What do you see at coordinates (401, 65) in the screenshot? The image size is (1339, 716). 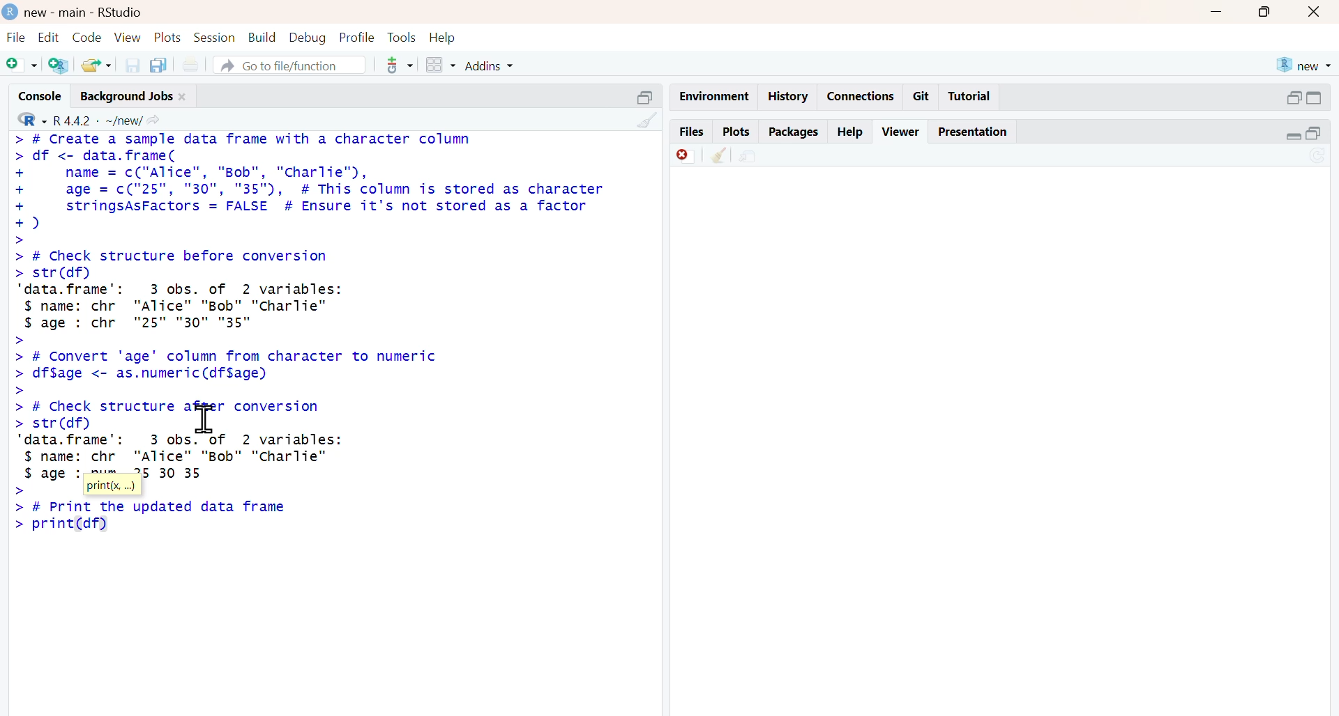 I see `tools` at bounding box center [401, 65].